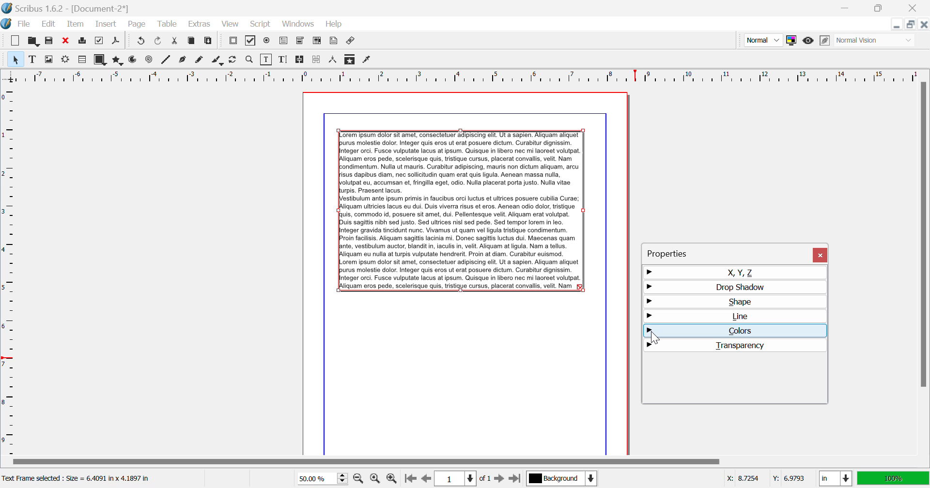 The height and width of the screenshot is (488, 930). I want to click on Shapes, so click(100, 60).